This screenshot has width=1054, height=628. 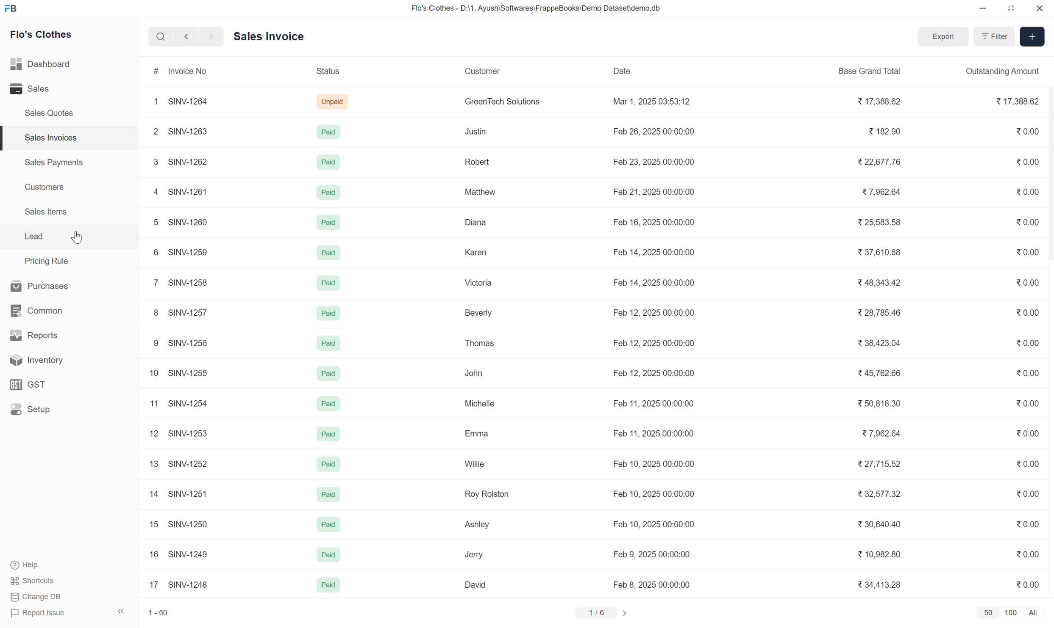 I want to click on Paid, so click(x=328, y=133).